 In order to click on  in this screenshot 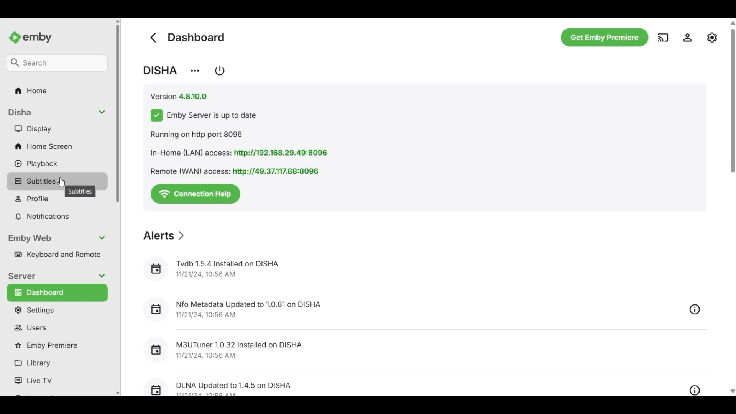, I will do `click(605, 38)`.